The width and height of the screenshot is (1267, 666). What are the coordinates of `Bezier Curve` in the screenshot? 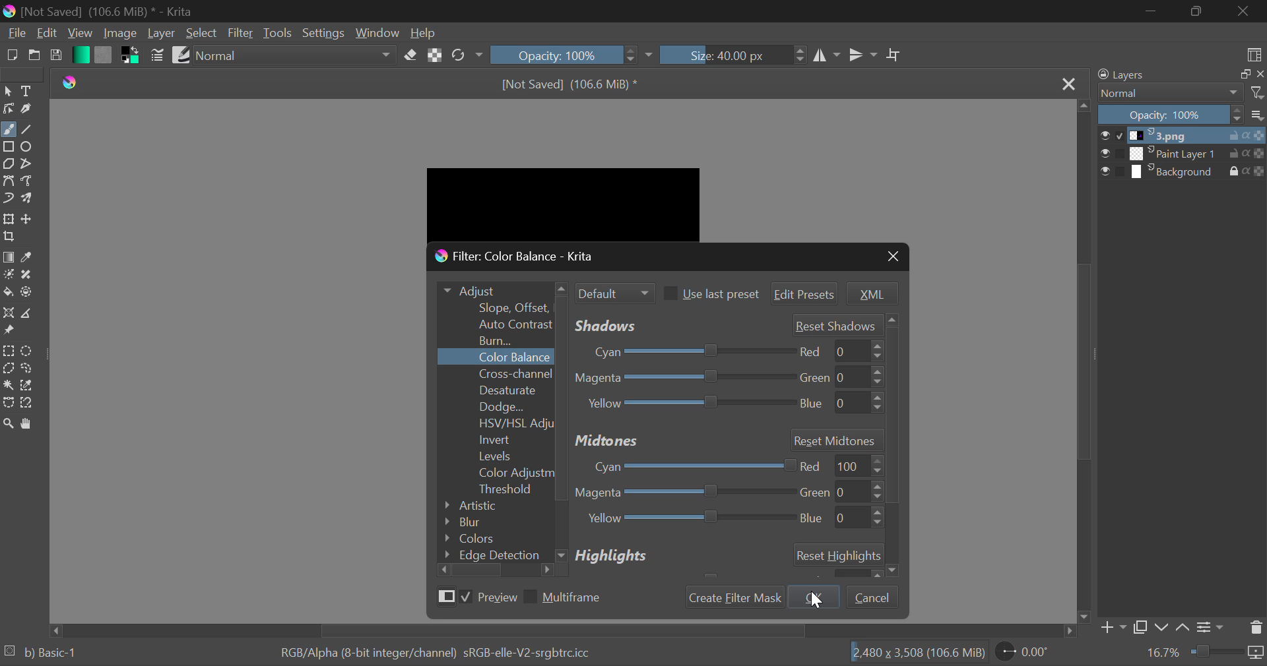 It's located at (11, 182).